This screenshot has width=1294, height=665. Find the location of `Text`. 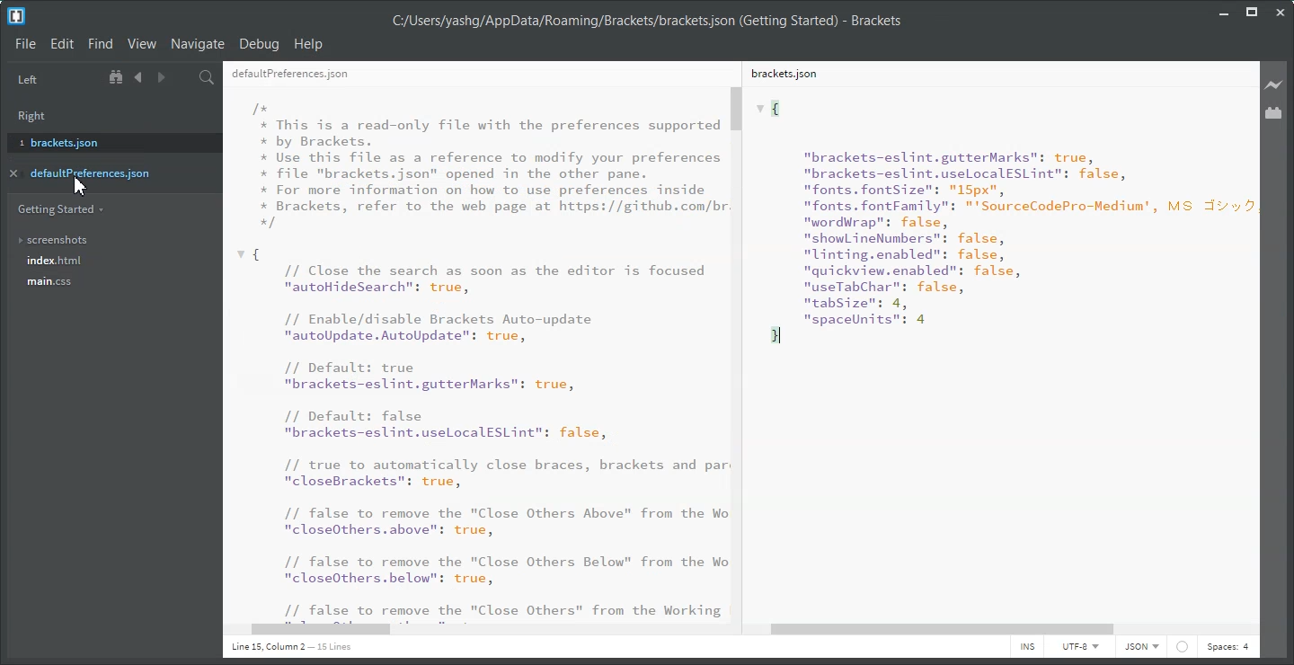

Text is located at coordinates (473, 353).